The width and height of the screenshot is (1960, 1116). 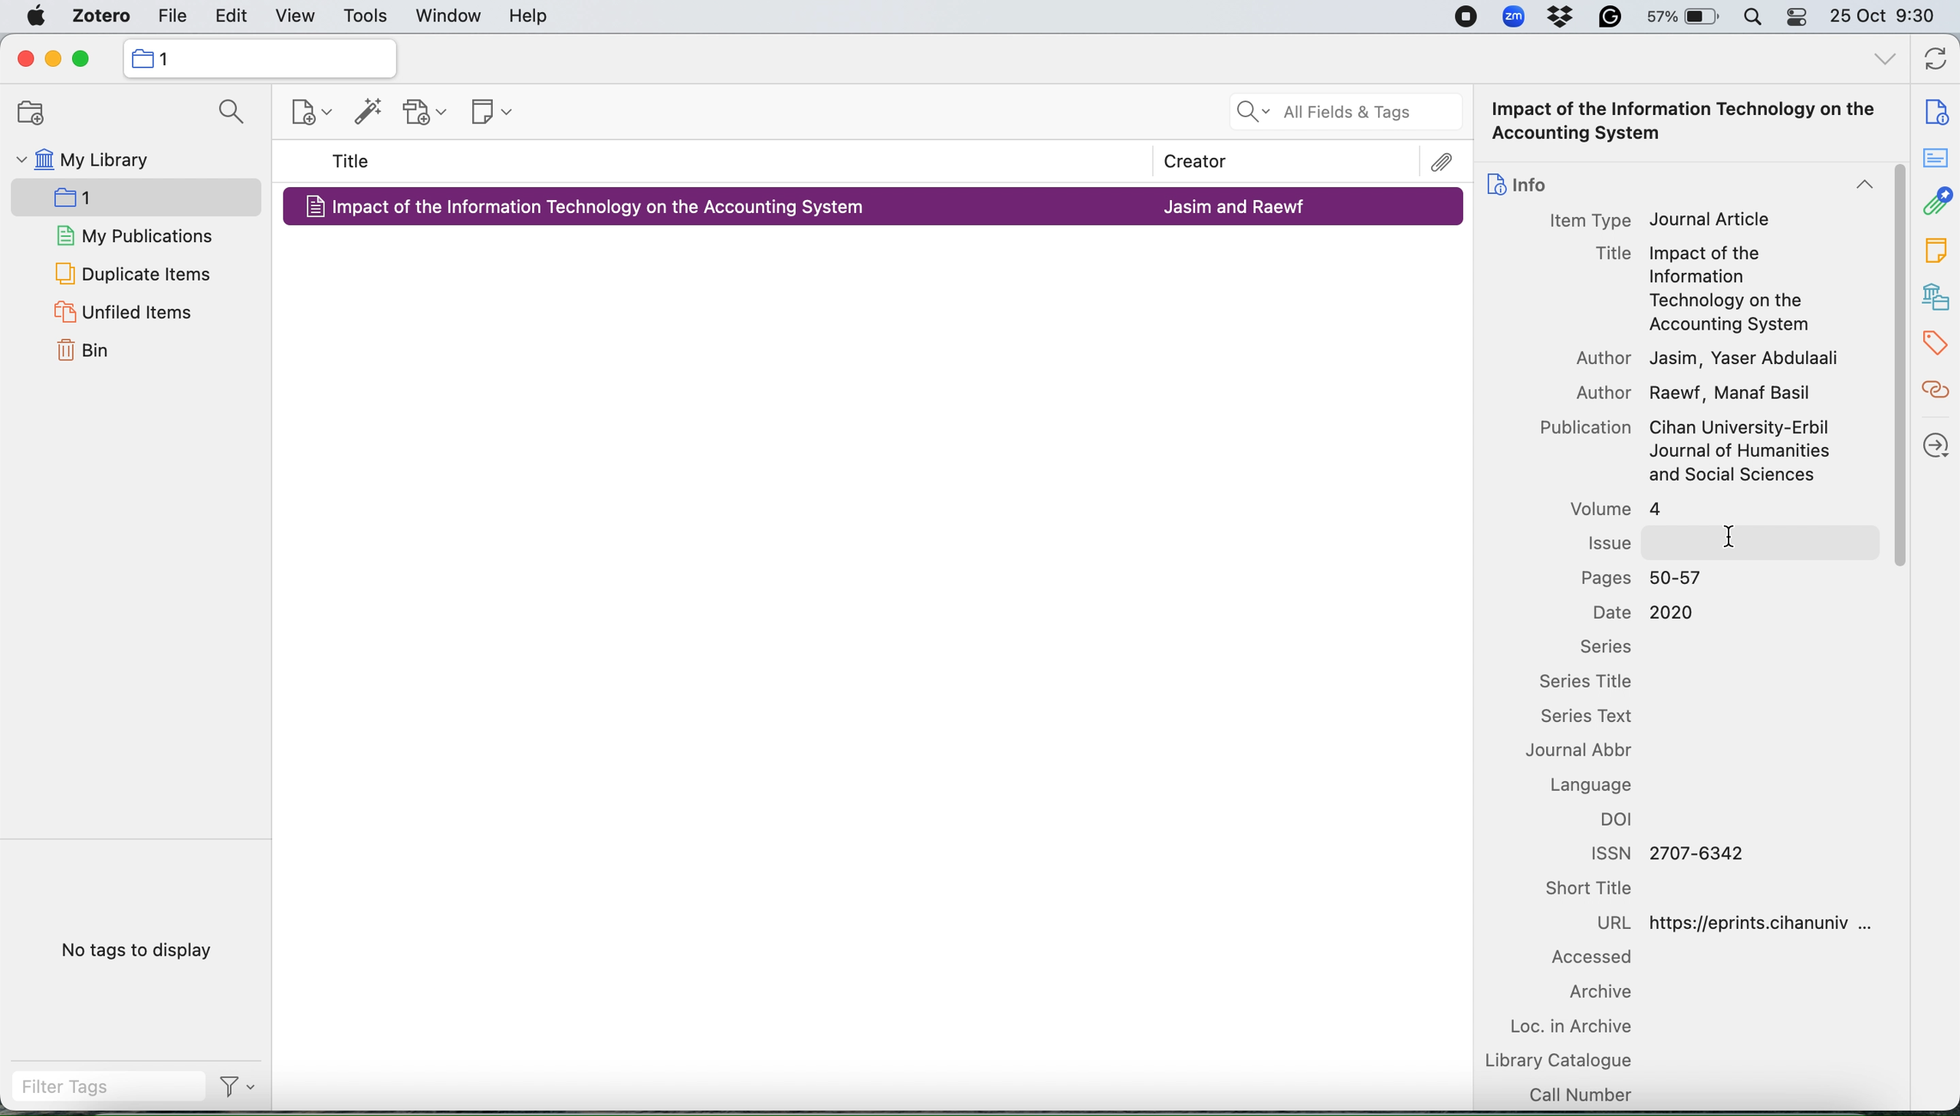 What do you see at coordinates (97, 1089) in the screenshot?
I see `filter tags` at bounding box center [97, 1089].